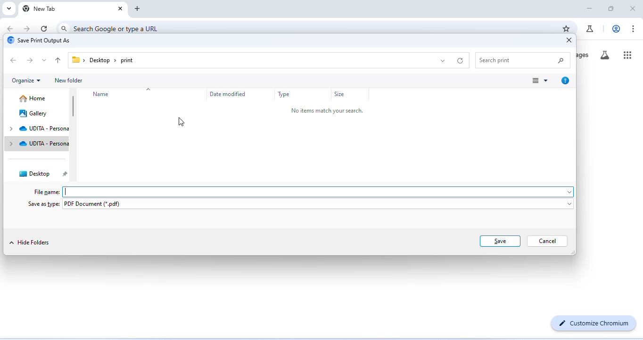 The height and width of the screenshot is (340, 643). Describe the element at coordinates (631, 8) in the screenshot. I see `close` at that location.